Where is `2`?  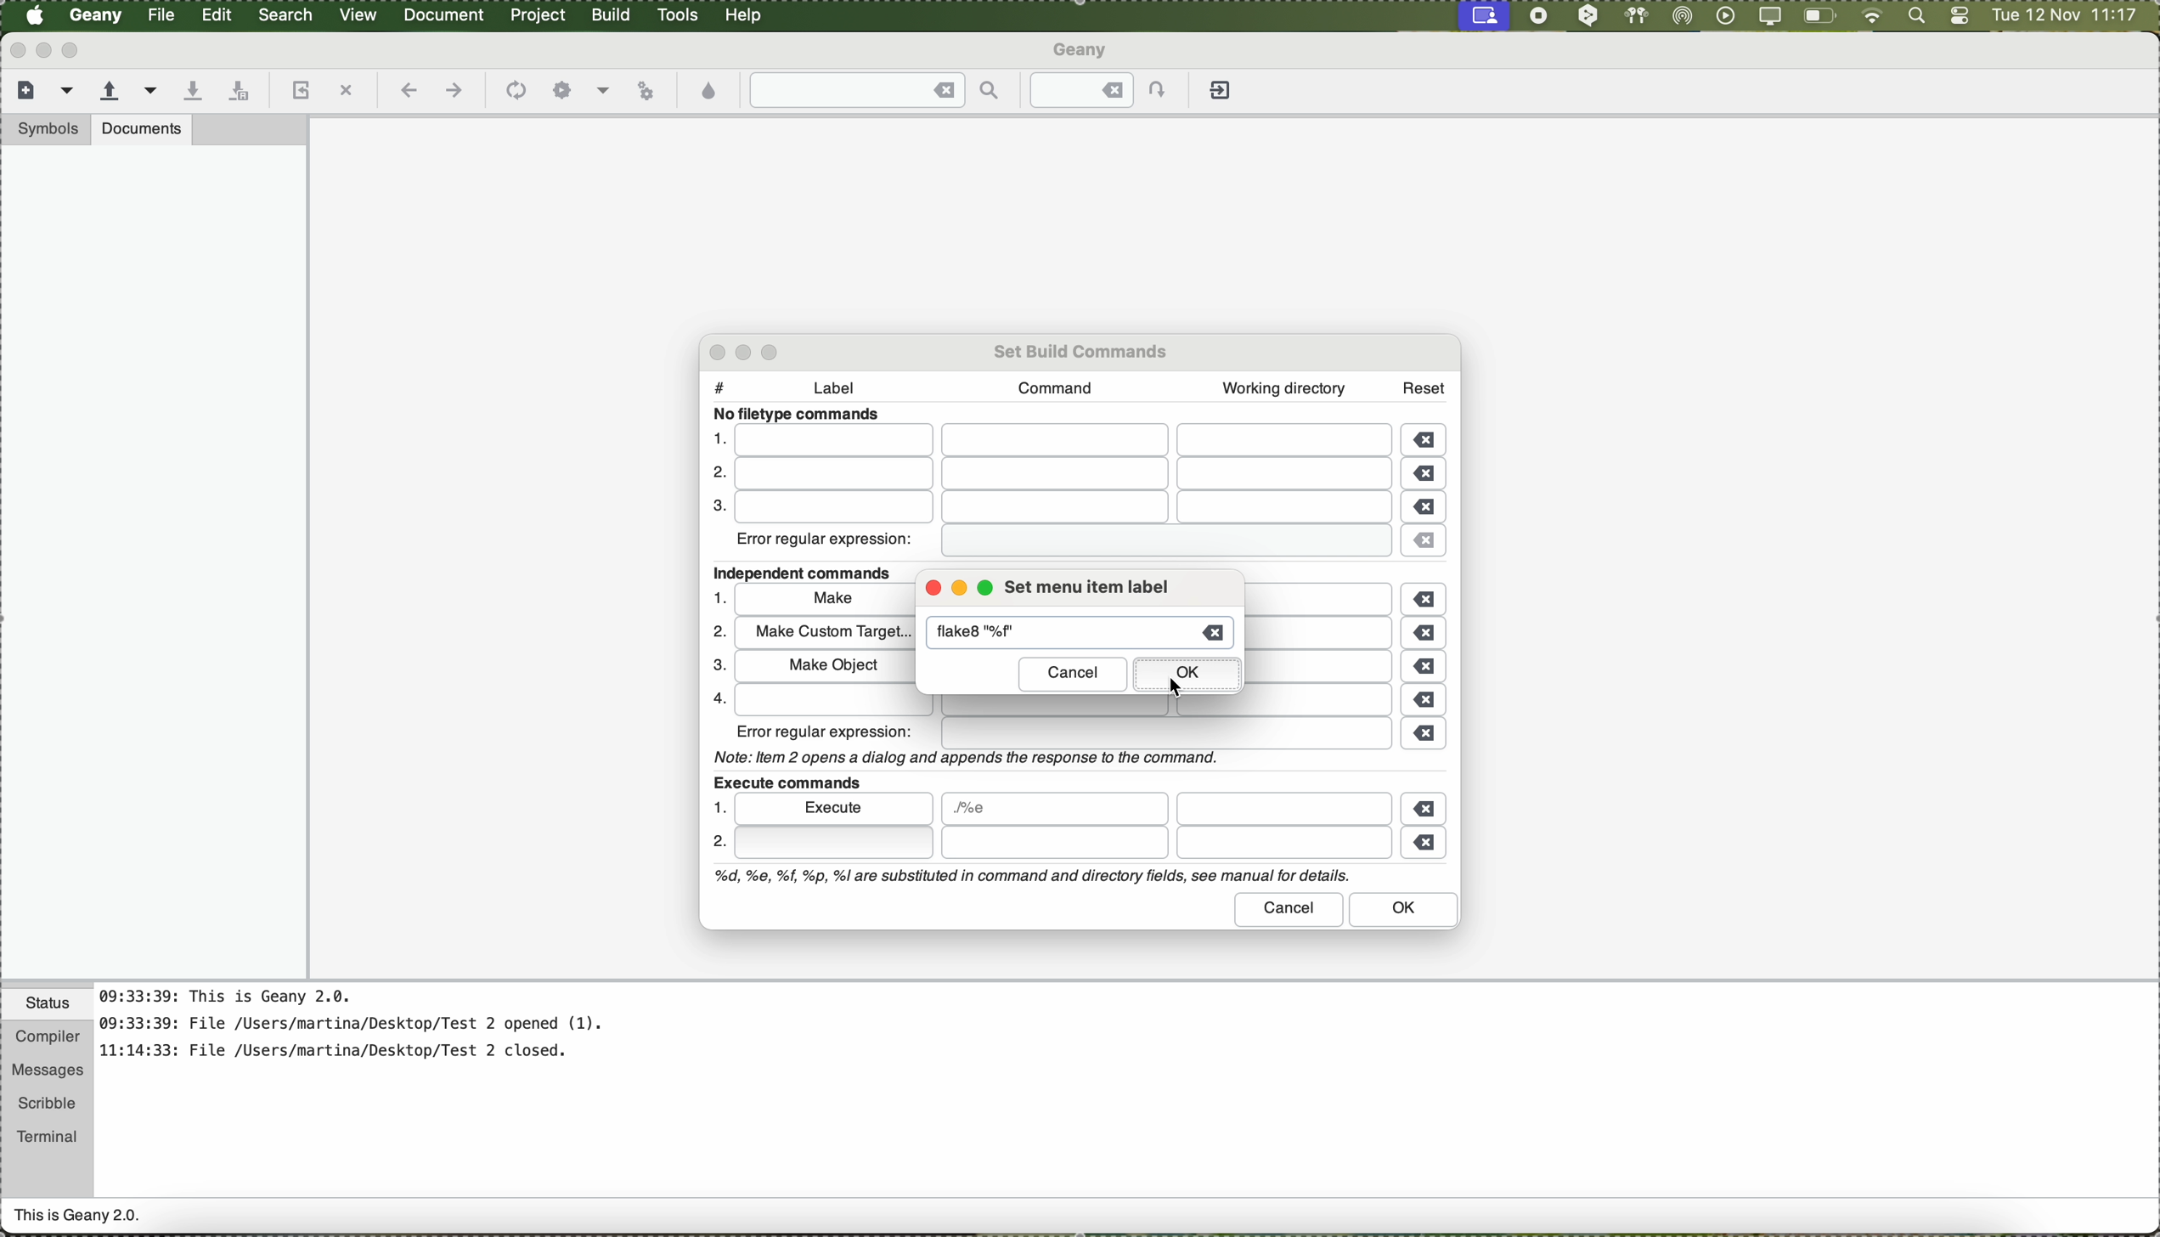
2 is located at coordinates (716, 632).